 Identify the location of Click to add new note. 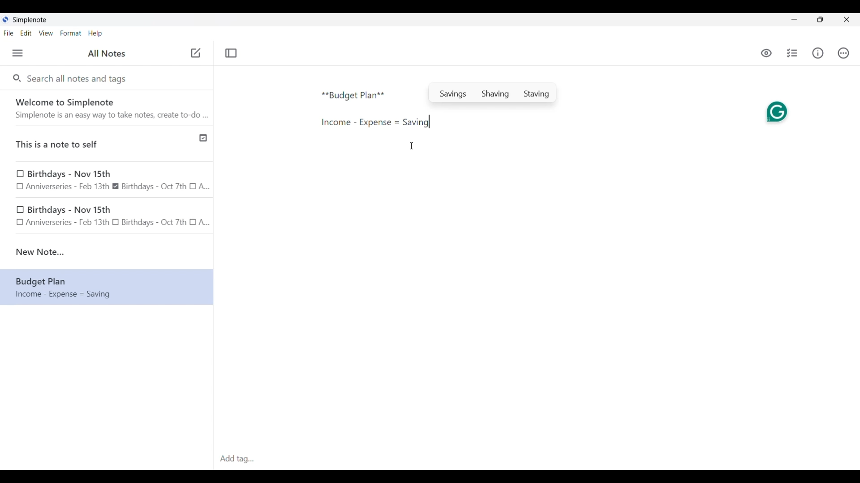
(196, 53).